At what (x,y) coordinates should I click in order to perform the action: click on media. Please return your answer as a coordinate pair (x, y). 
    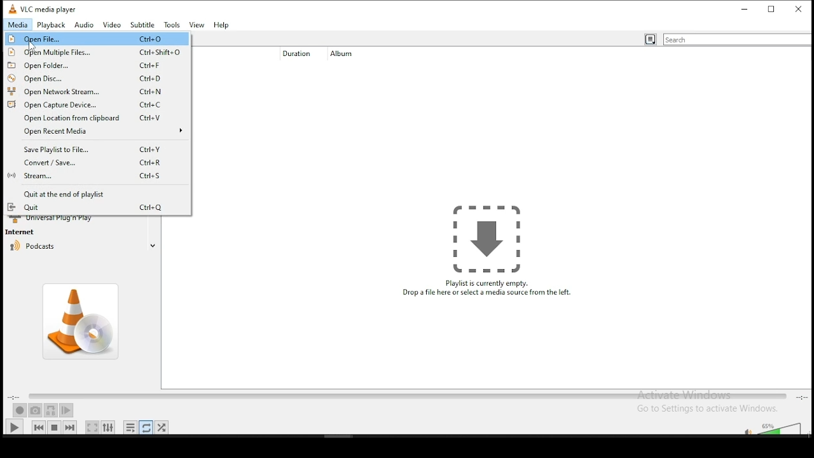
    Looking at the image, I should click on (15, 25).